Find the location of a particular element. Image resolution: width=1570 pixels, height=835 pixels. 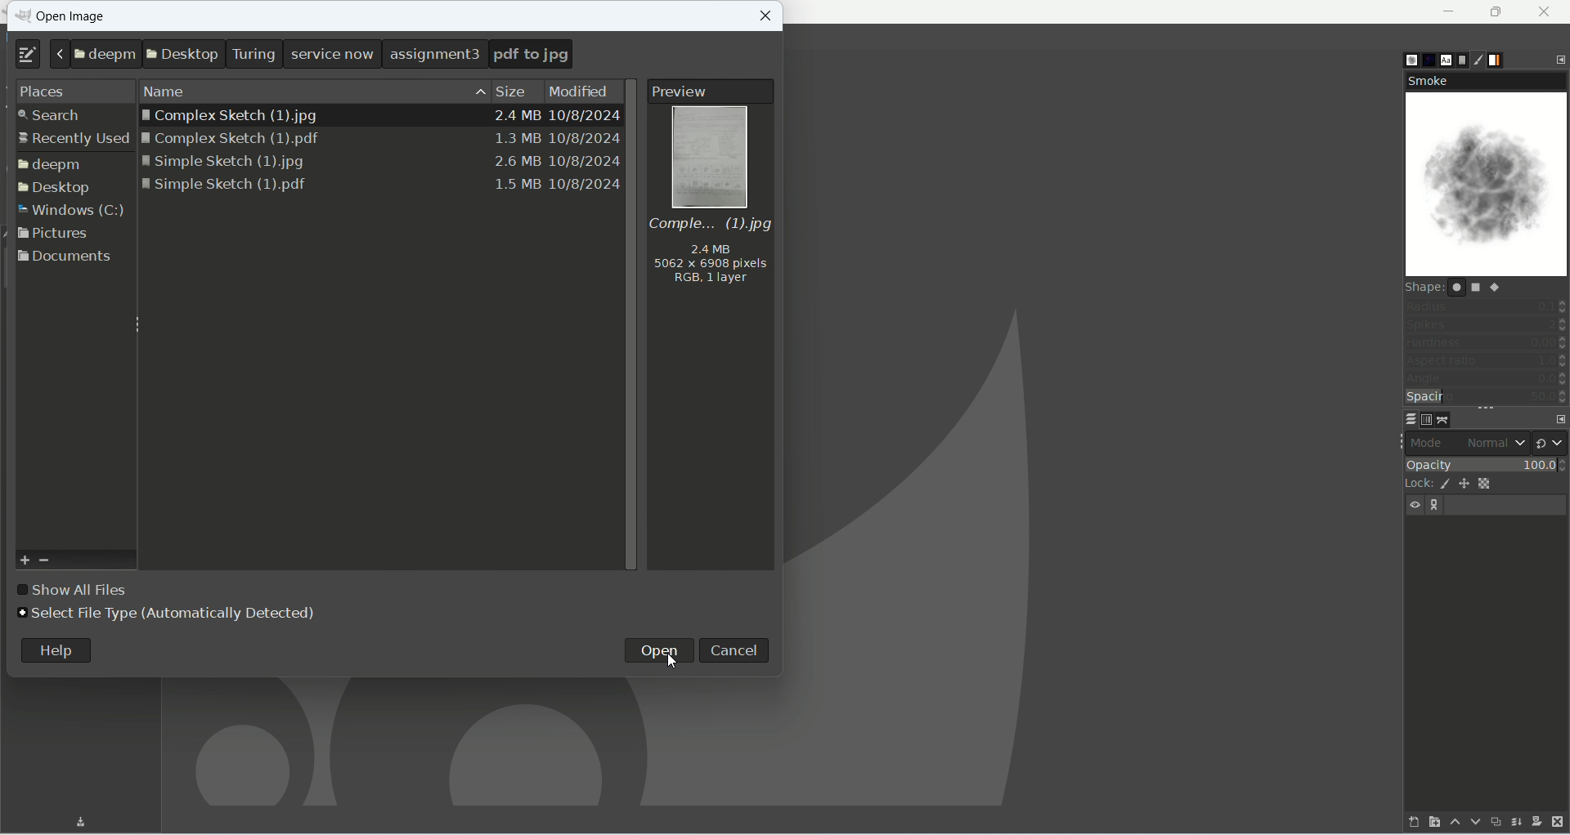

earch is located at coordinates (65, 116).